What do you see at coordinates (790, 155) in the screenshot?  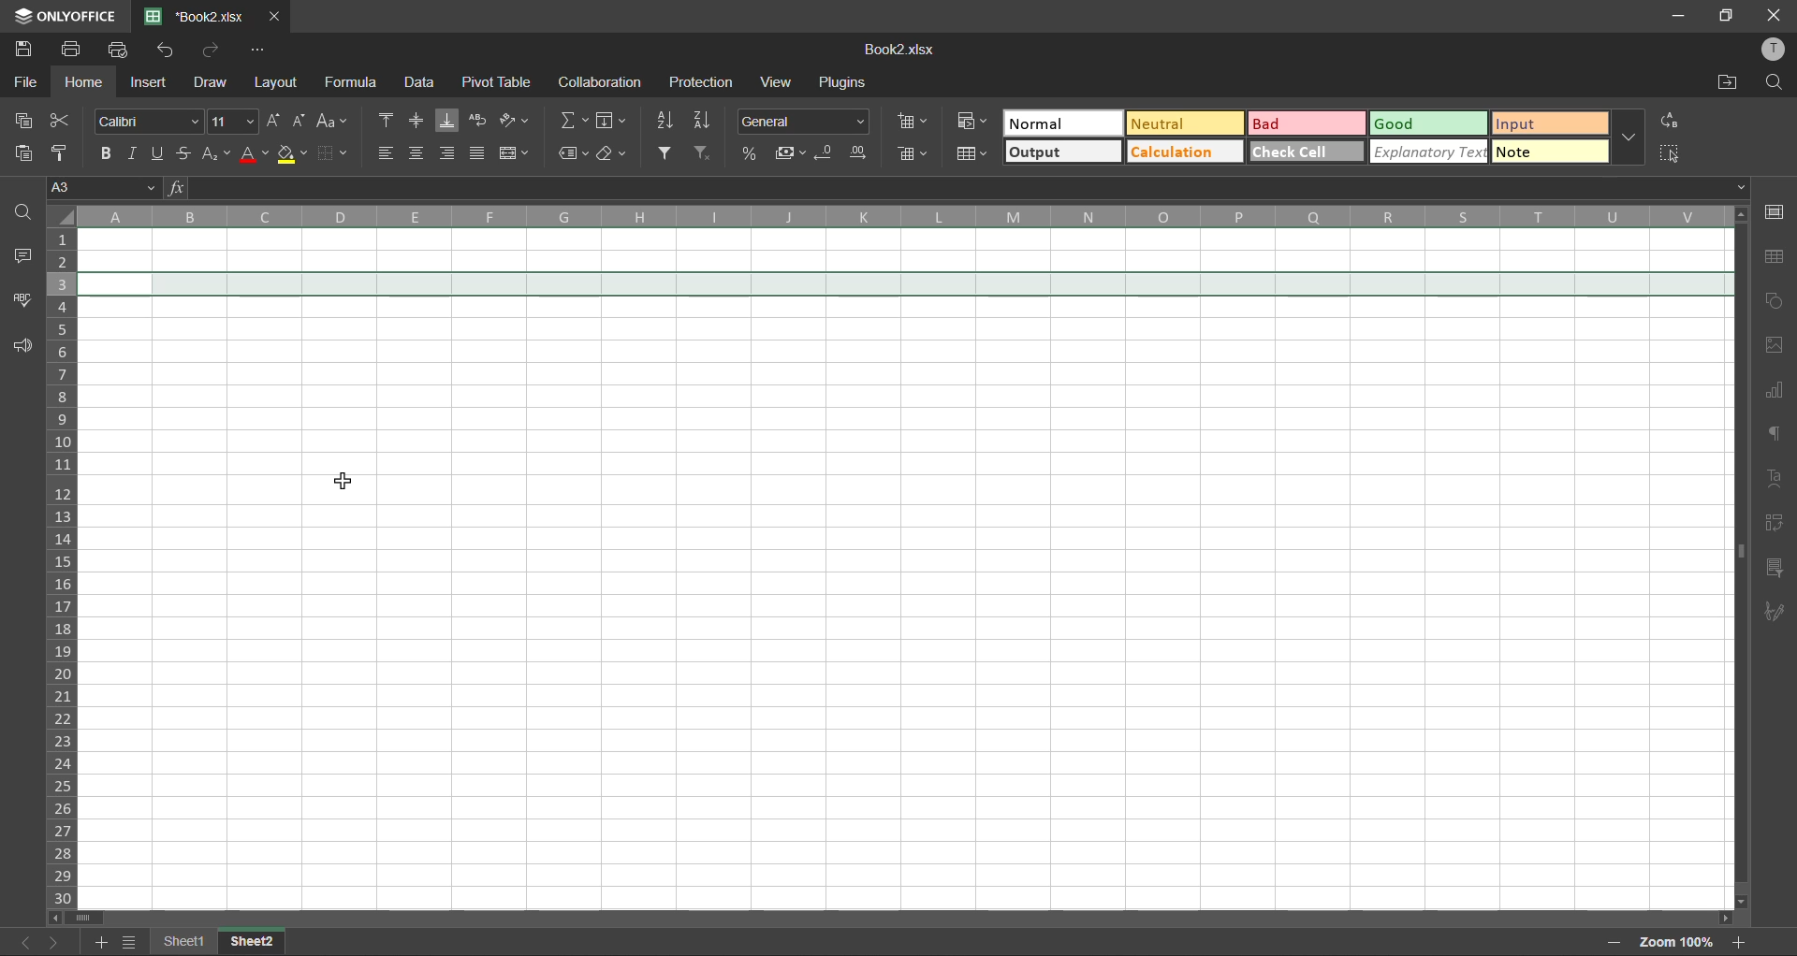 I see `accounting` at bounding box center [790, 155].